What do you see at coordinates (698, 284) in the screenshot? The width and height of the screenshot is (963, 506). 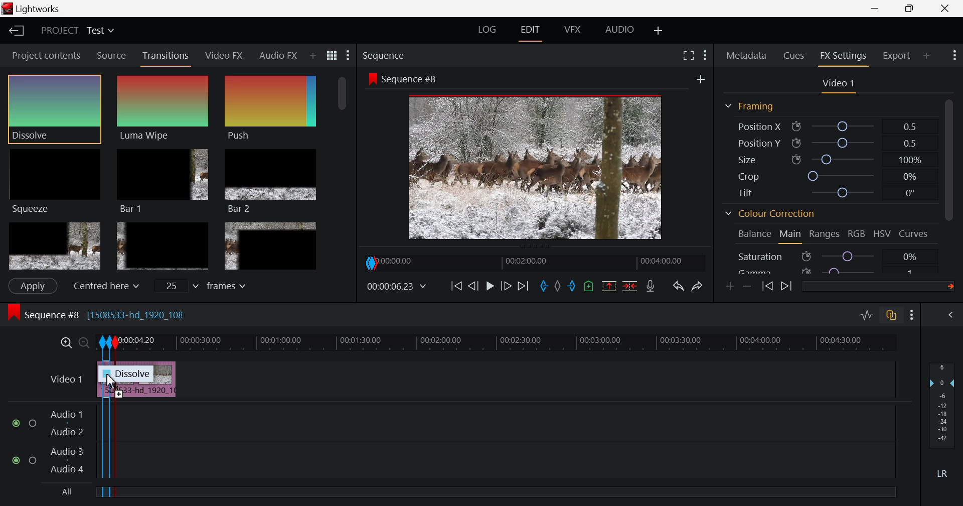 I see `Redo` at bounding box center [698, 284].